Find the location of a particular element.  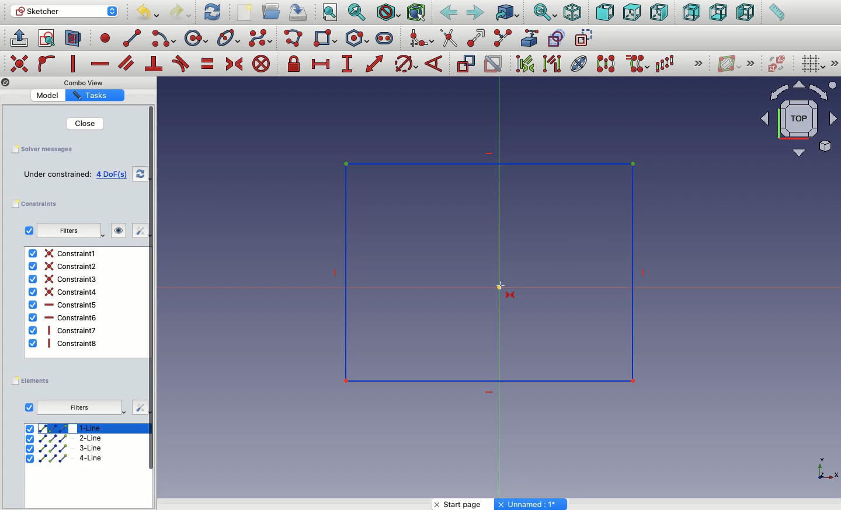

view sections is located at coordinates (76, 39).